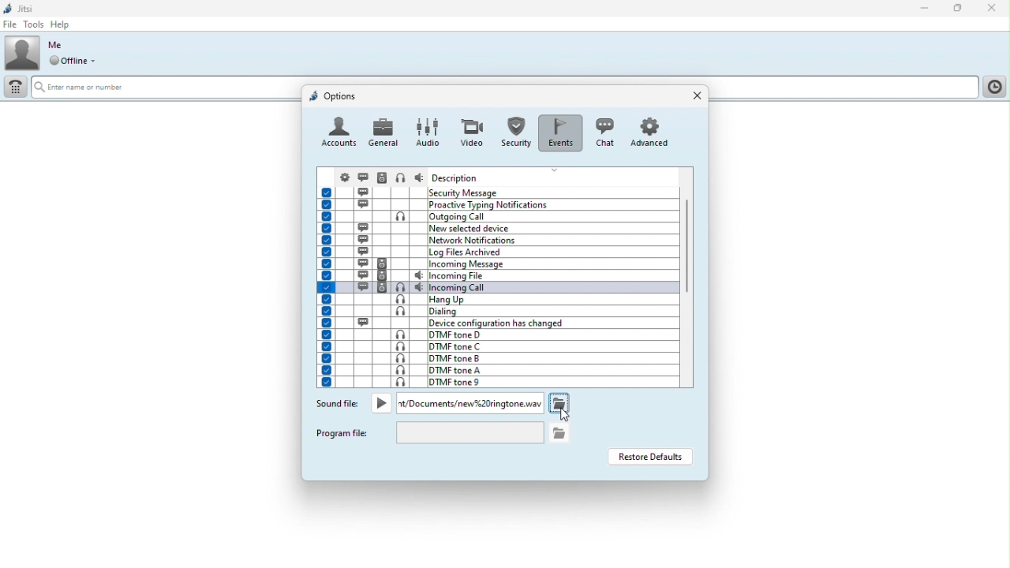 The height and width of the screenshot is (568, 1010). Describe the element at coordinates (496, 287) in the screenshot. I see `incoming call` at that location.